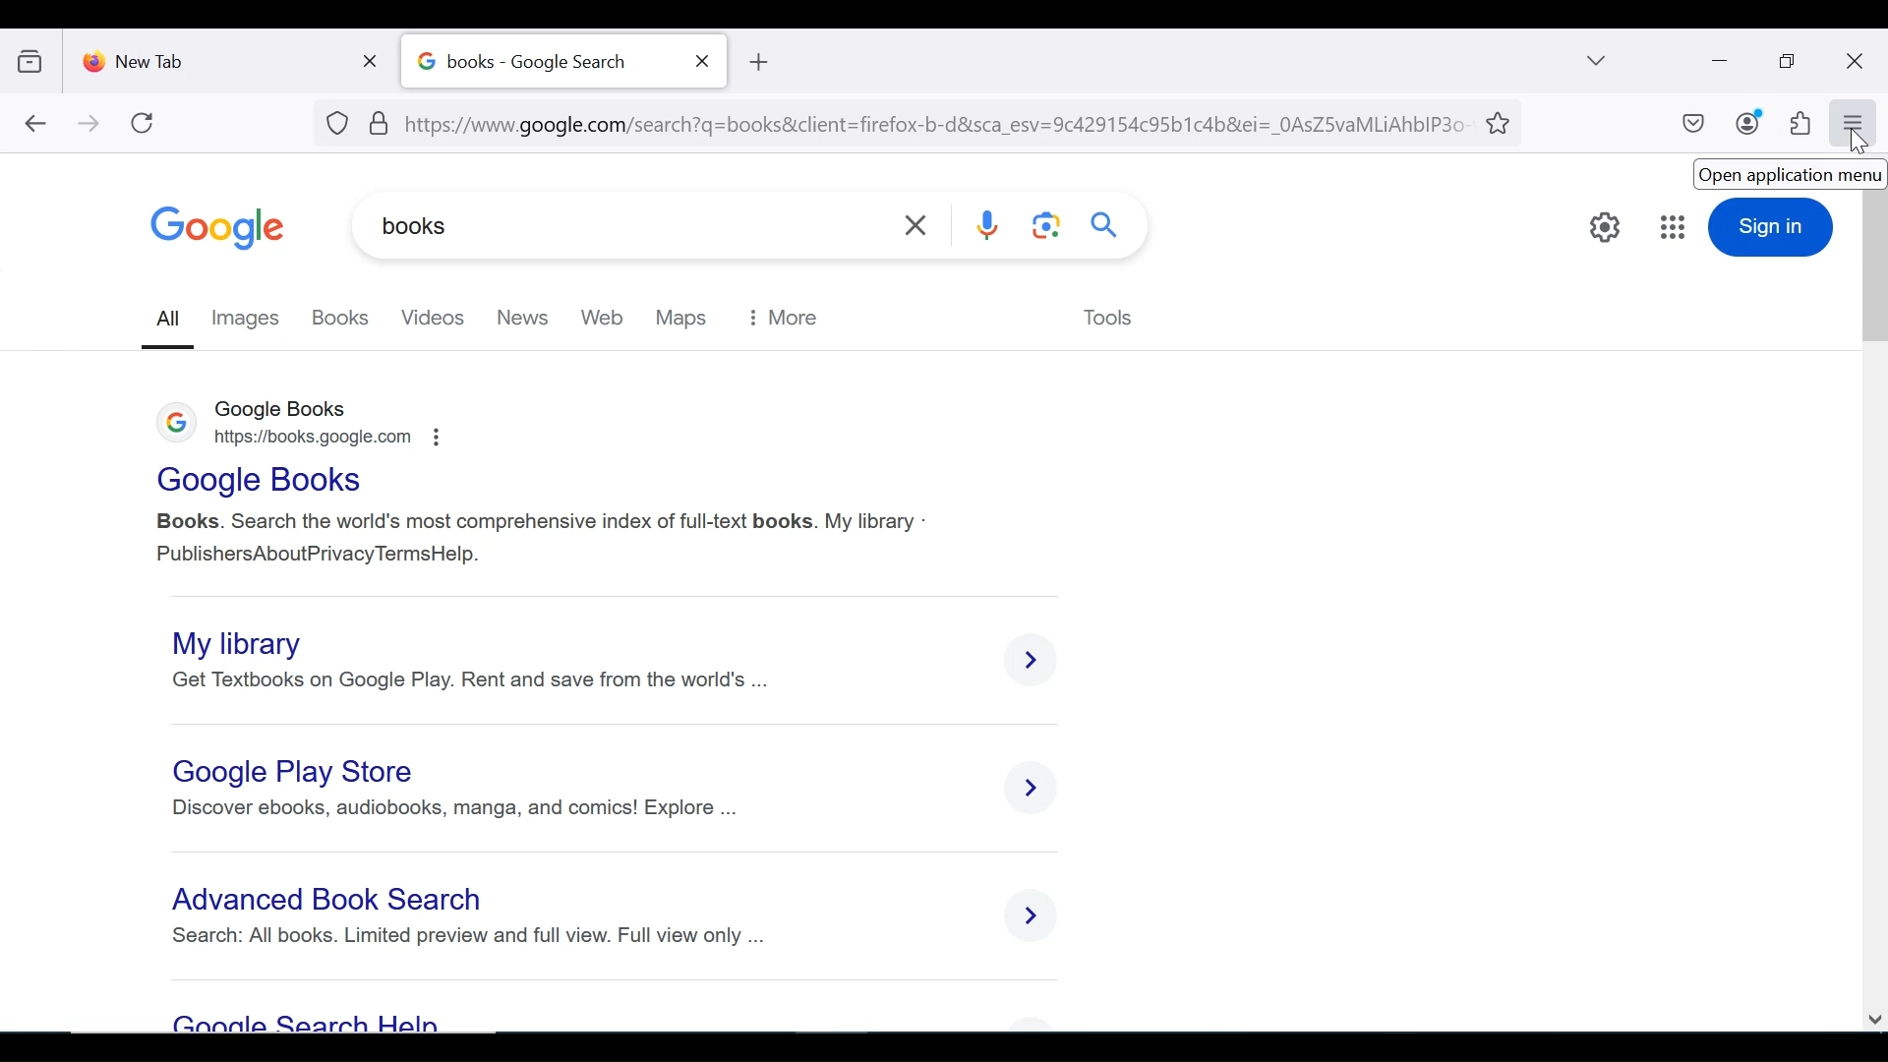 This screenshot has width=1888, height=1062. Describe the element at coordinates (789, 316) in the screenshot. I see `more` at that location.